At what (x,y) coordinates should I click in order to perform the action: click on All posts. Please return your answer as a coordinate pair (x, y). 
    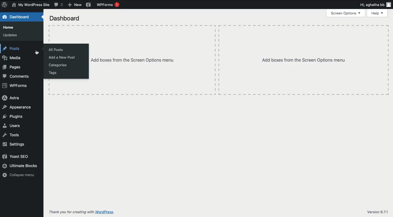
    Looking at the image, I should click on (57, 50).